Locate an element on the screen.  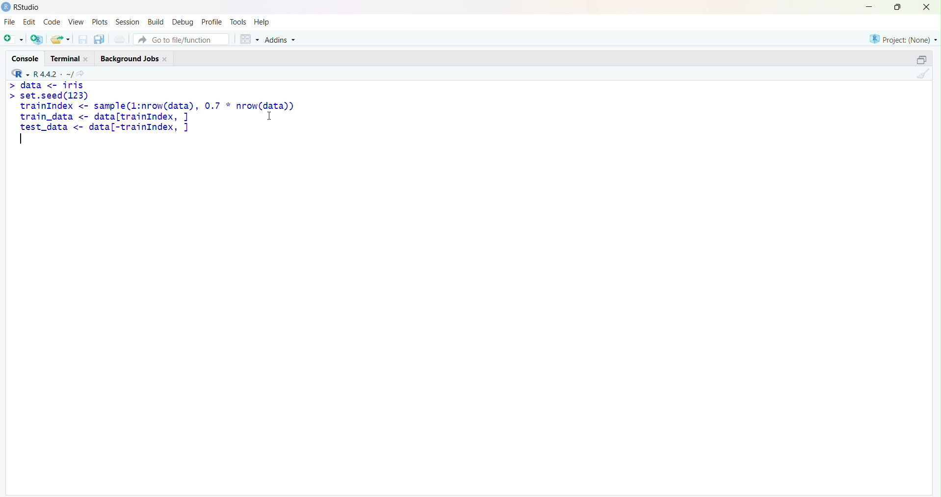
View is located at coordinates (75, 22).